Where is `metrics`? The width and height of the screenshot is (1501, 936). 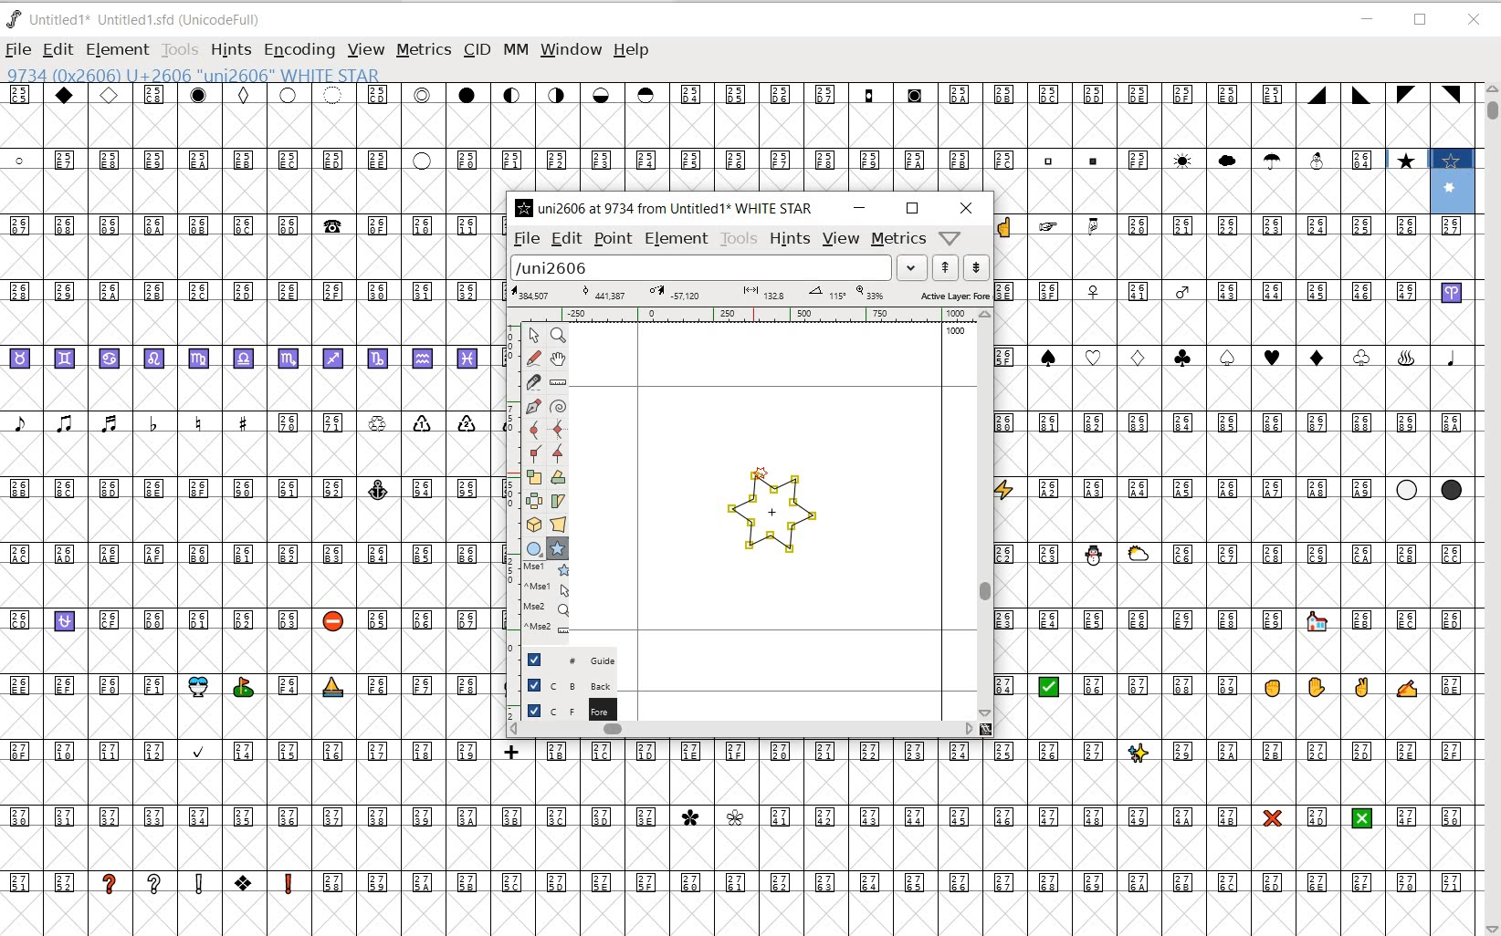
metrics is located at coordinates (899, 239).